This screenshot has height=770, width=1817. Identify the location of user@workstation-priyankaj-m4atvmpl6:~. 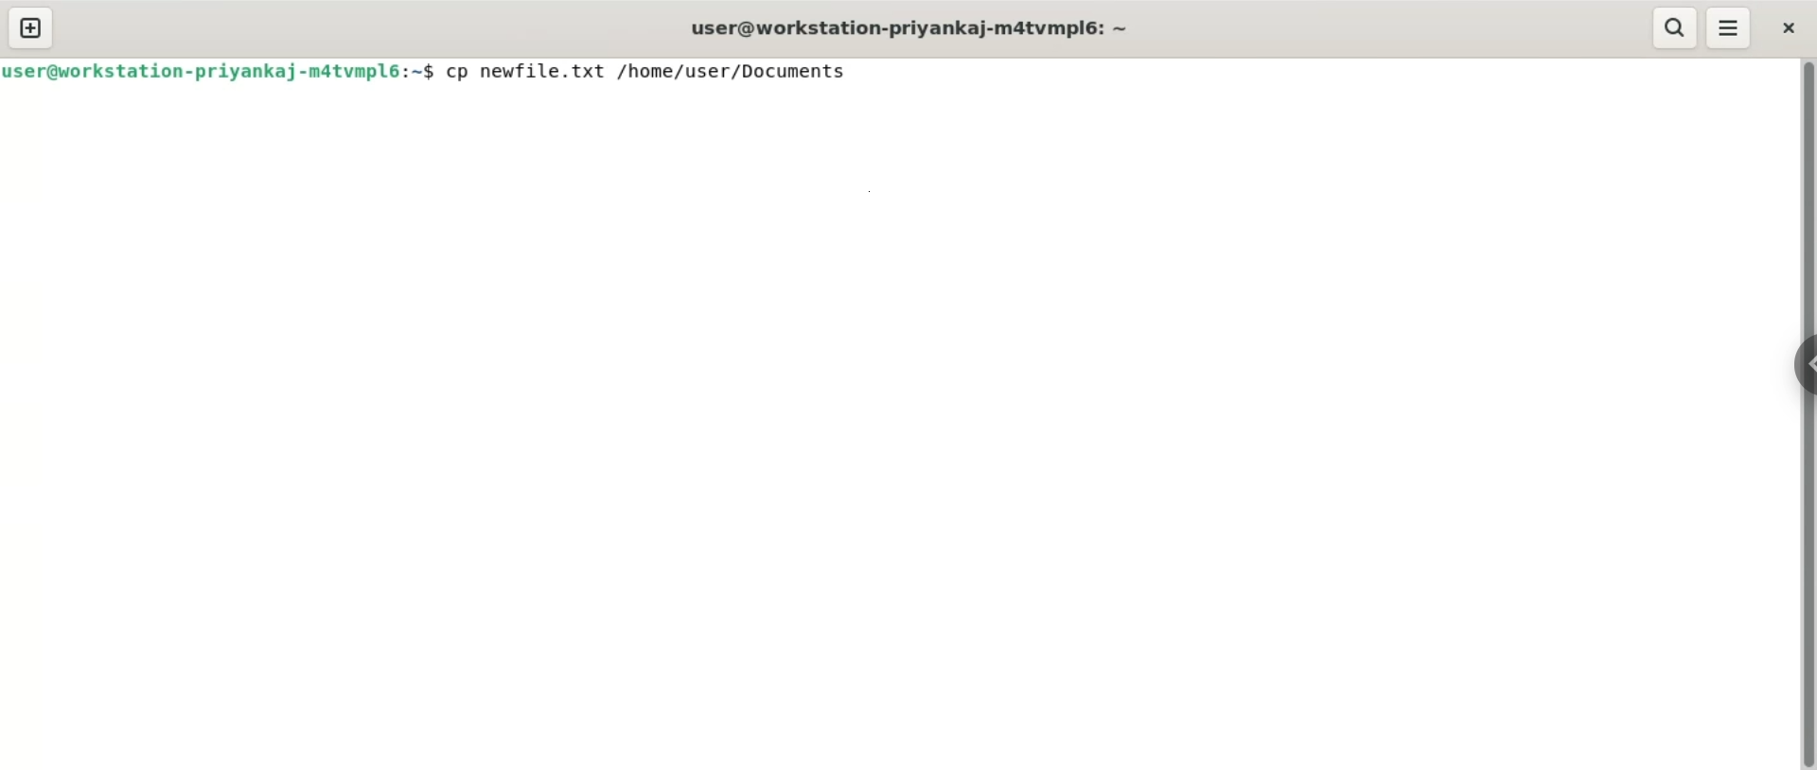
(908, 27).